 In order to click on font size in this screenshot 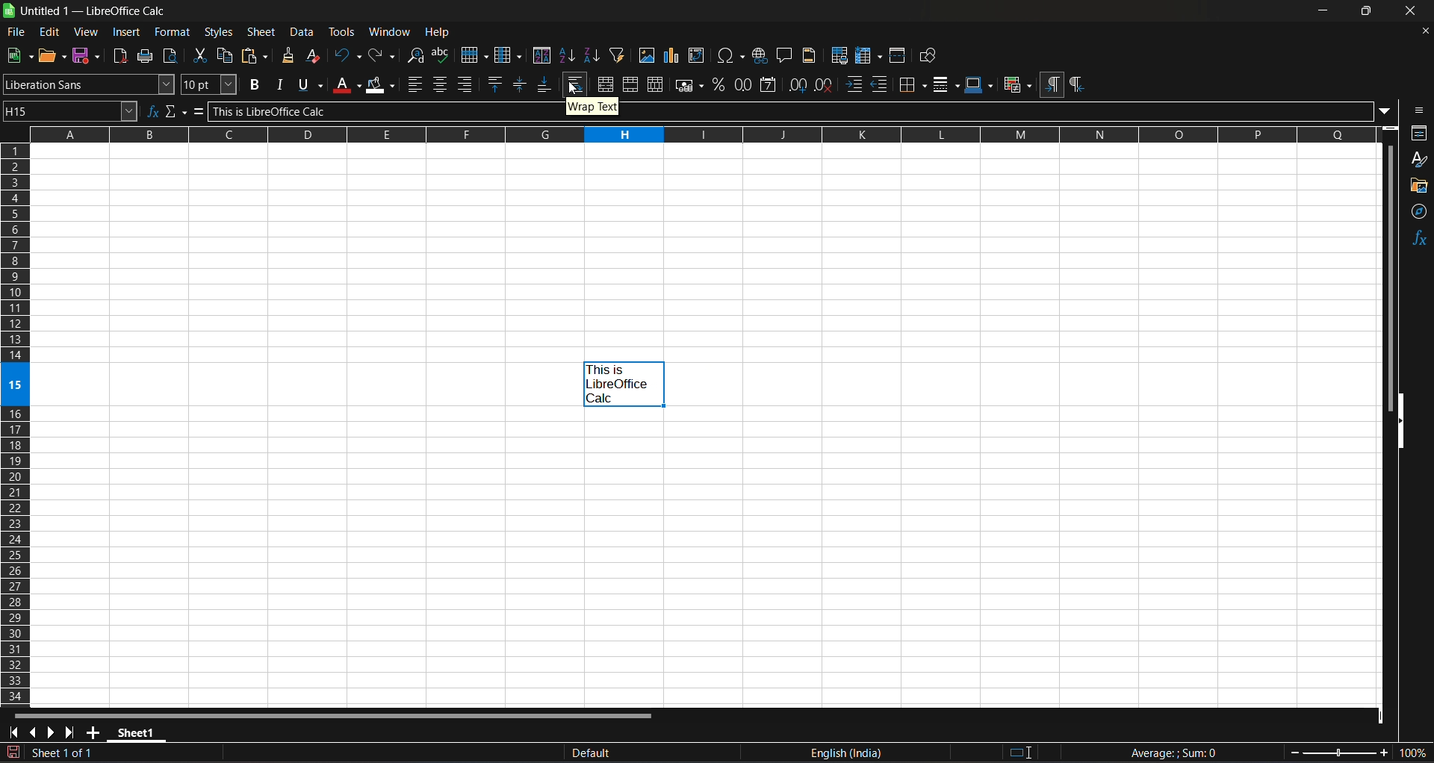, I will do `click(210, 84)`.